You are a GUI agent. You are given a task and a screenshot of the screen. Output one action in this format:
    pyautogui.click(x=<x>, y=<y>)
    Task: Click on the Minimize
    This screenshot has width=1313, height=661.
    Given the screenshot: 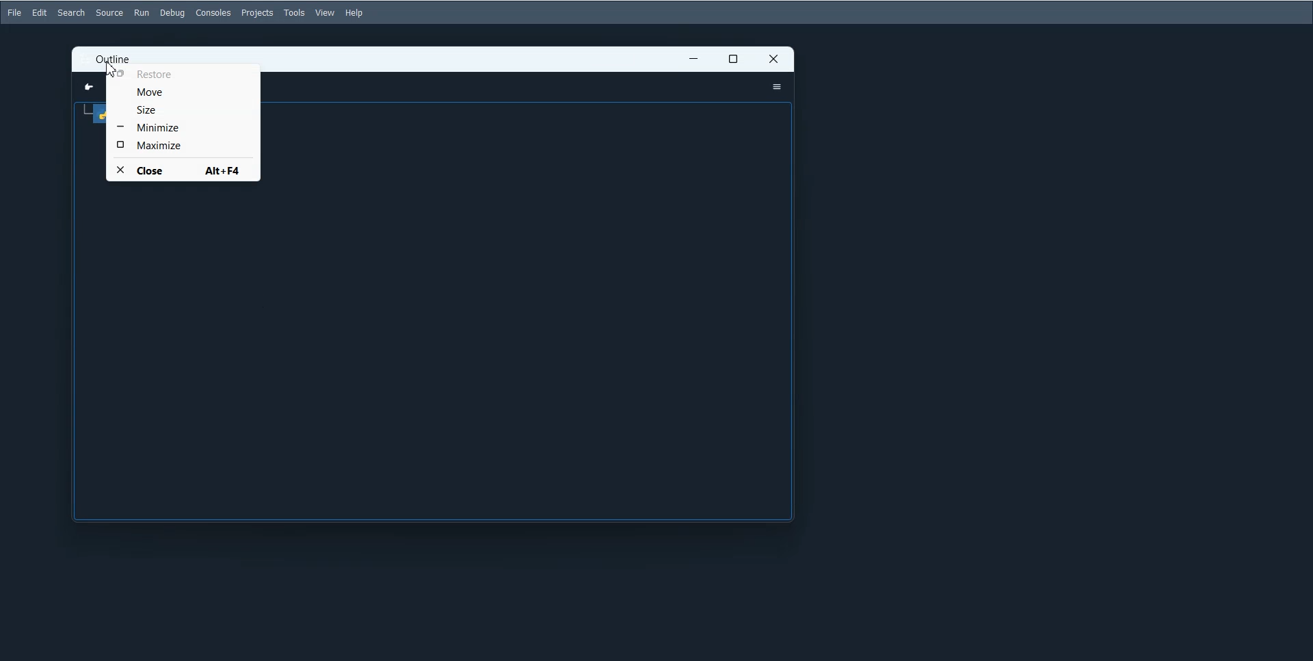 What is the action you would take?
    pyautogui.click(x=184, y=127)
    